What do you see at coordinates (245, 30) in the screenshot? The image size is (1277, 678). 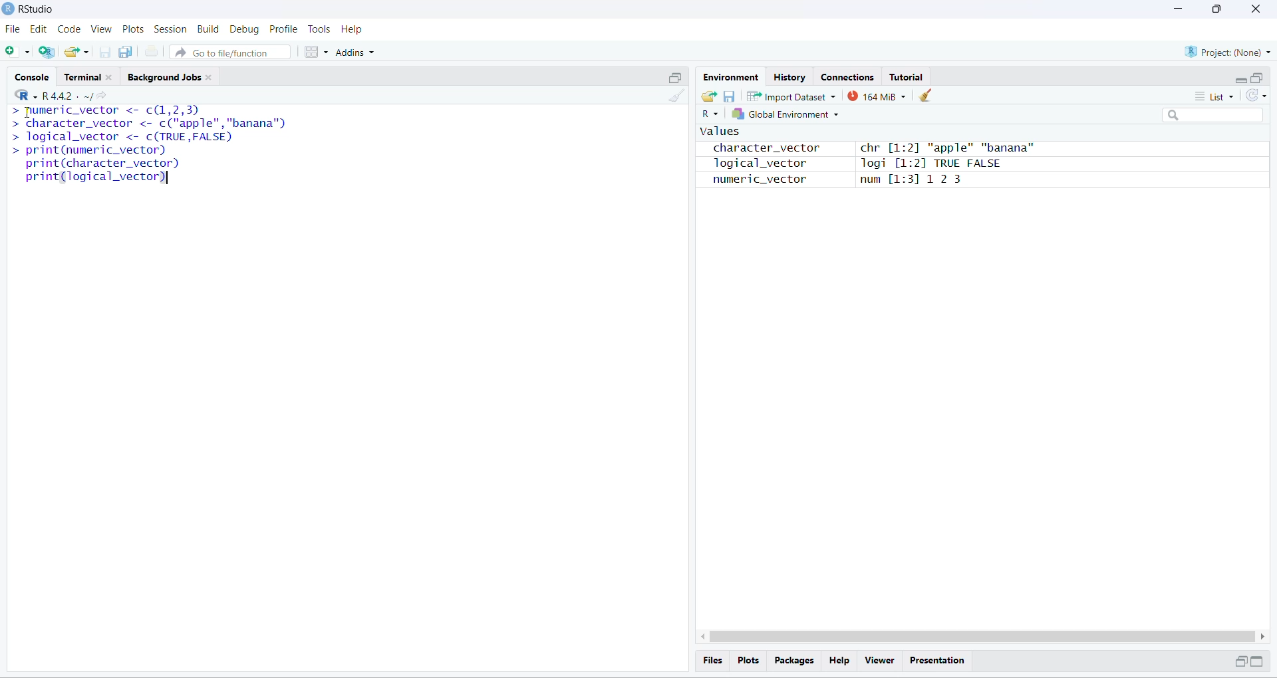 I see `Debug` at bounding box center [245, 30].